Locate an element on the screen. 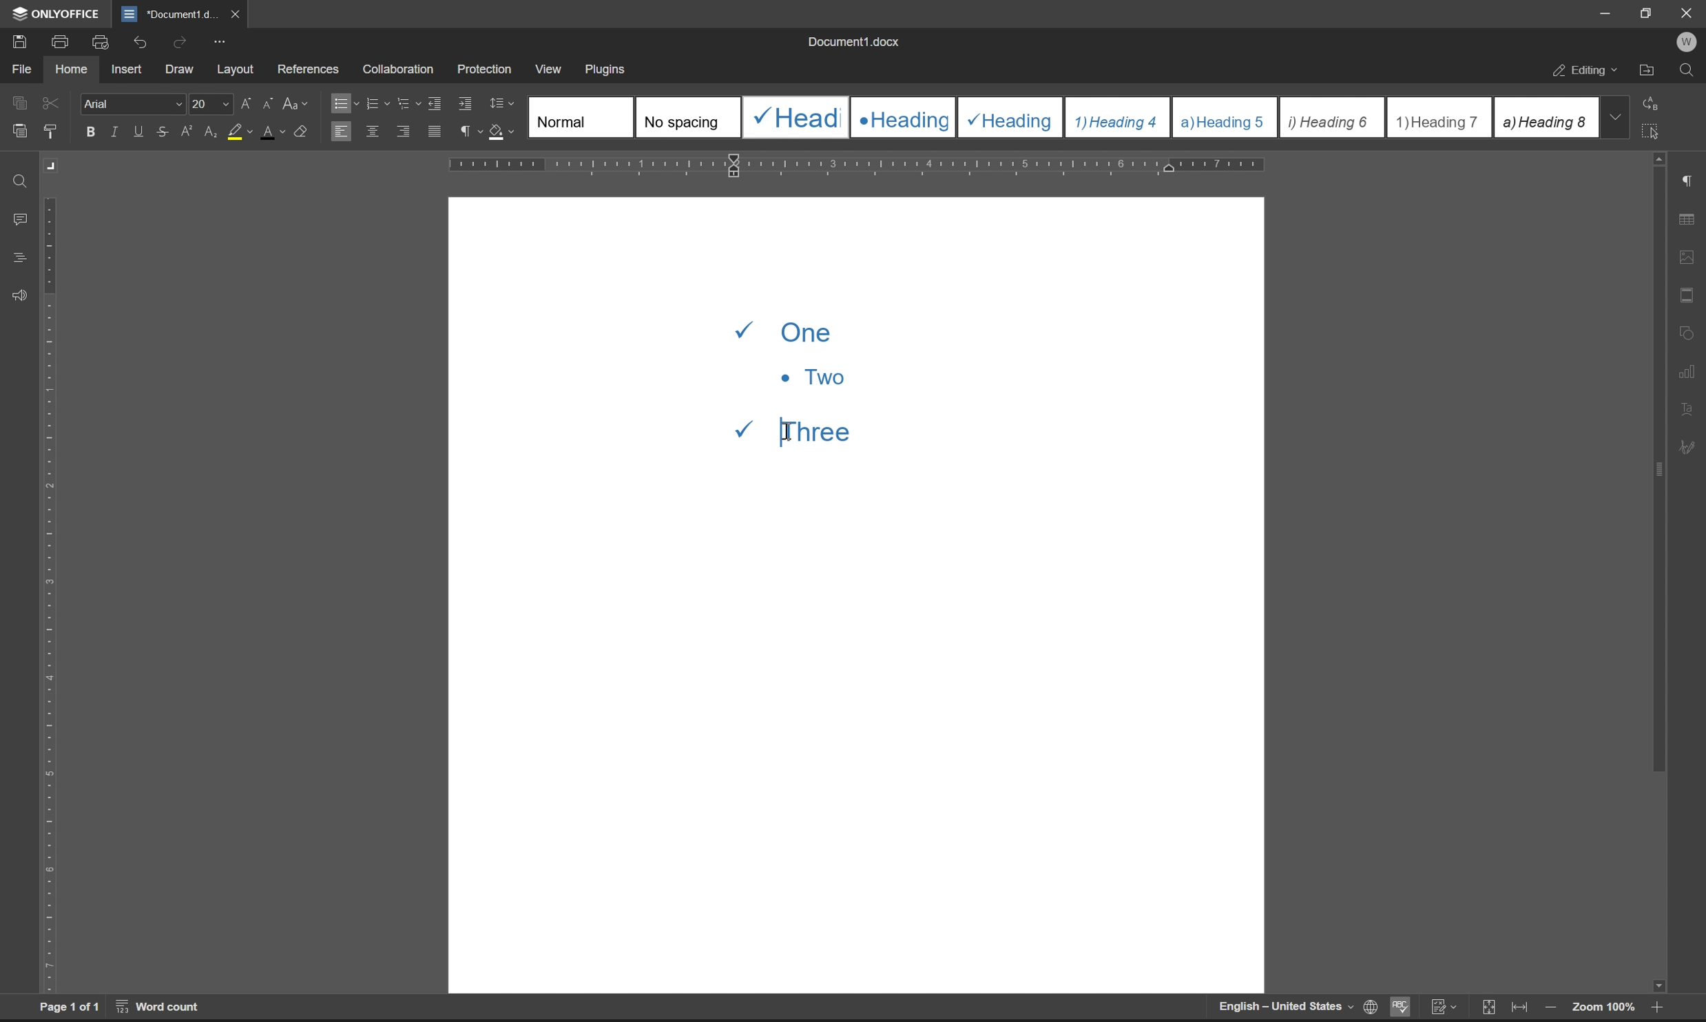  set document language is located at coordinates (1368, 1007).